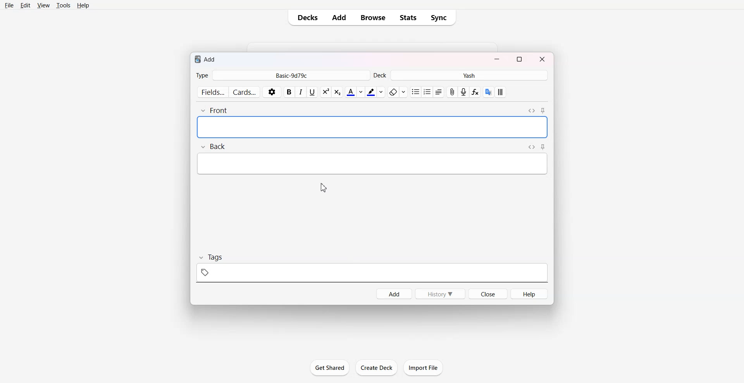  I want to click on Remove Format, so click(397, 92).